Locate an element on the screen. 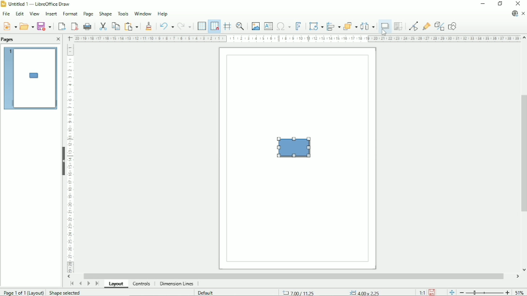 The image size is (527, 296). Default is located at coordinates (207, 292).